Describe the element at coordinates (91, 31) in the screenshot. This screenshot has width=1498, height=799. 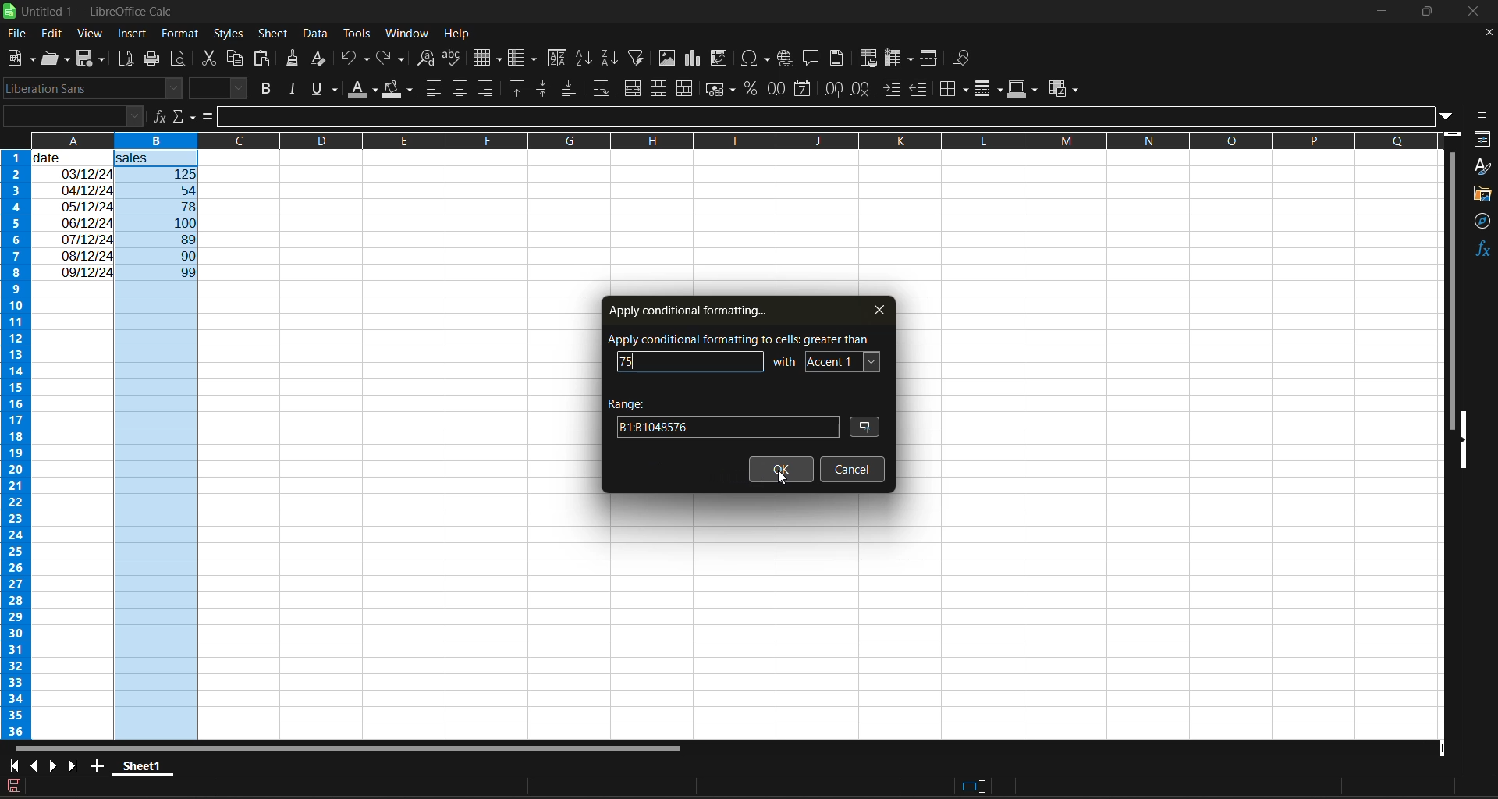
I see `view` at that location.